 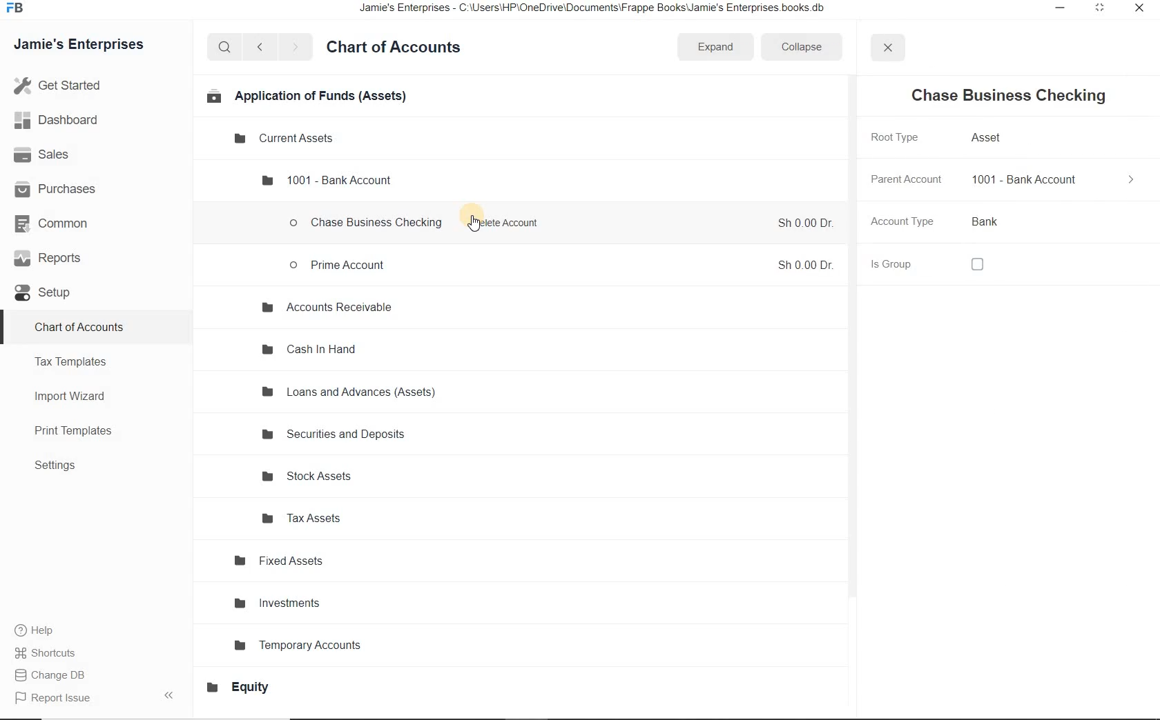 What do you see at coordinates (57, 699) in the screenshot?
I see `Report Issue` at bounding box center [57, 699].